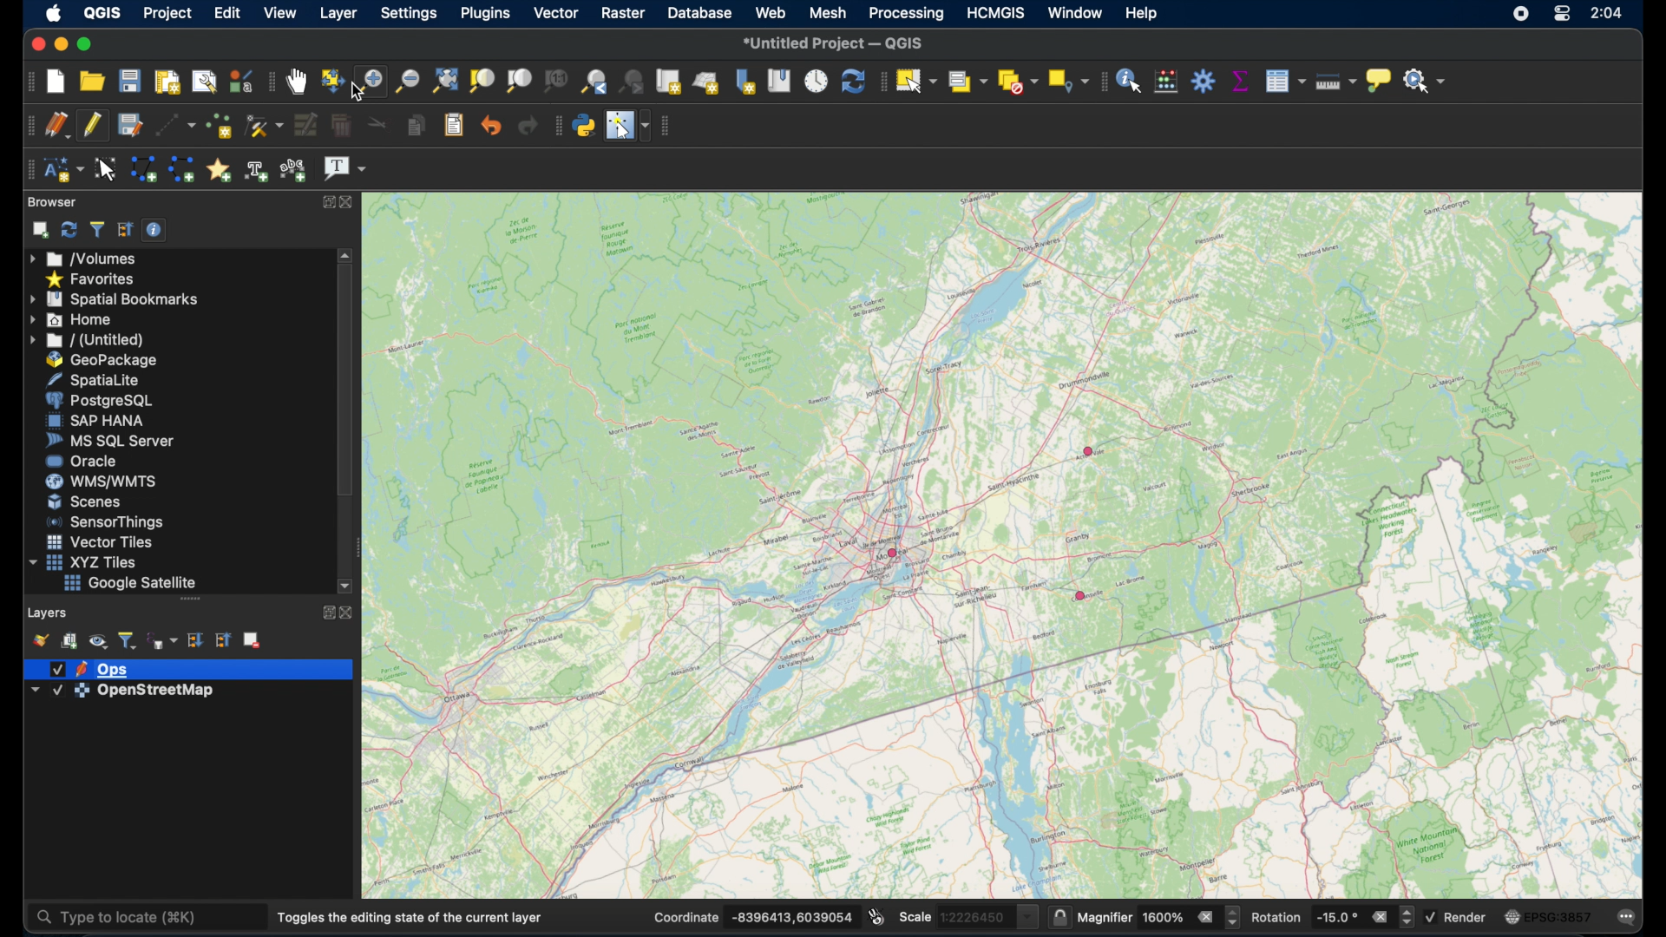 The image size is (1666, 937). What do you see at coordinates (128, 126) in the screenshot?
I see `save layer edits` at bounding box center [128, 126].